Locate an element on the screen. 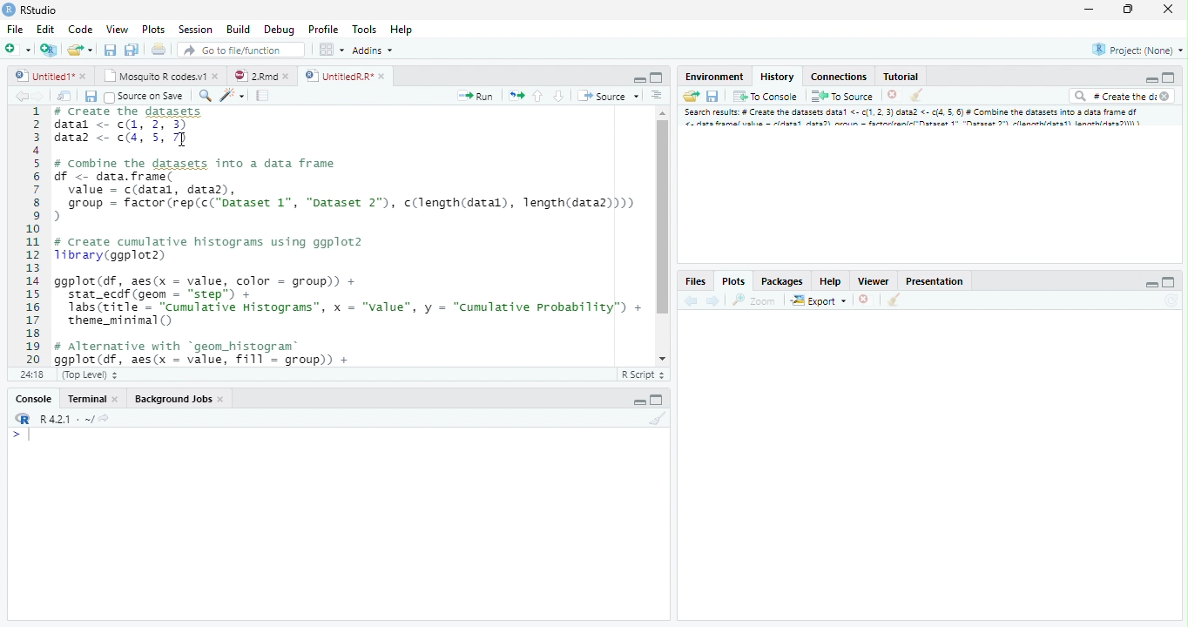  Clear console is located at coordinates (919, 97).